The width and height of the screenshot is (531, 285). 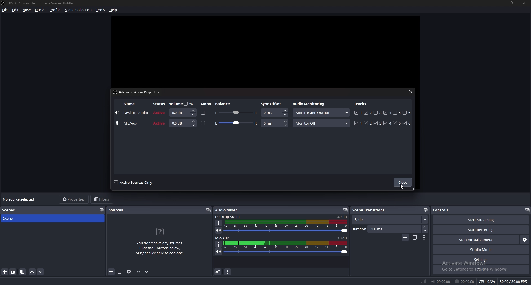 What do you see at coordinates (55, 10) in the screenshot?
I see `profile` at bounding box center [55, 10].